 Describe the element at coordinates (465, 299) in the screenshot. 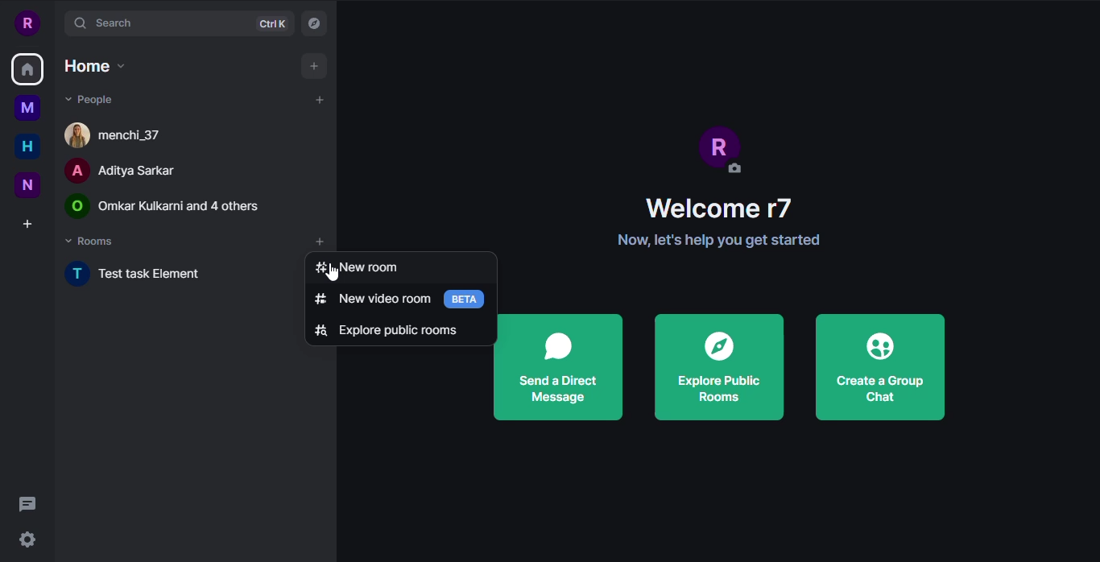

I see `beta` at that location.